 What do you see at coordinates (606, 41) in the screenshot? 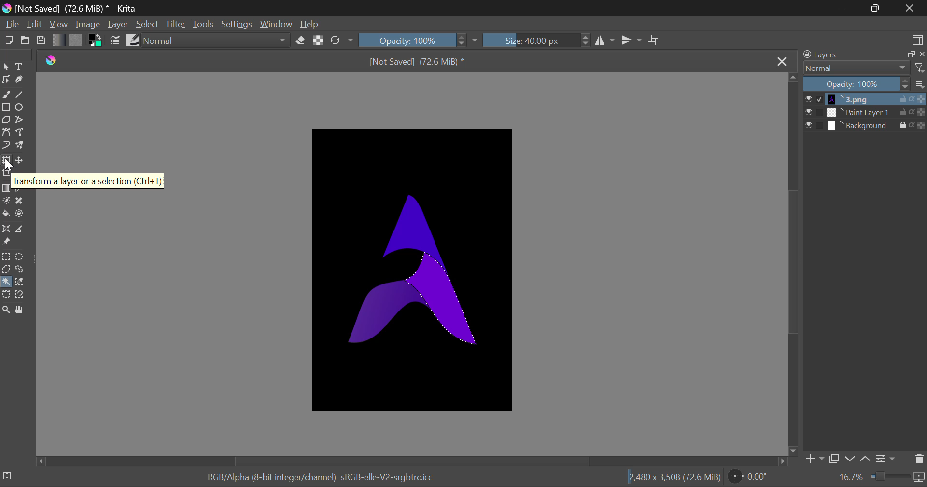
I see `Vertical Mirror Flip` at bounding box center [606, 41].